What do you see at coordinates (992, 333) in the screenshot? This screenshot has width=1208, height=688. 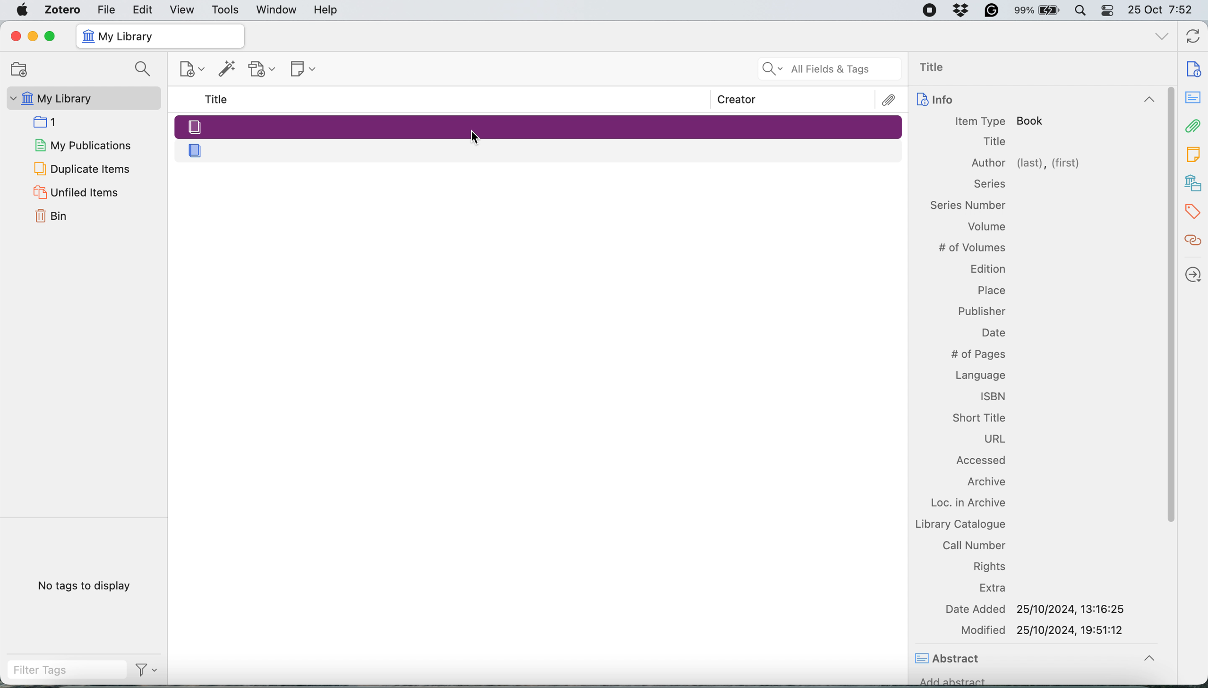 I see `Date` at bounding box center [992, 333].